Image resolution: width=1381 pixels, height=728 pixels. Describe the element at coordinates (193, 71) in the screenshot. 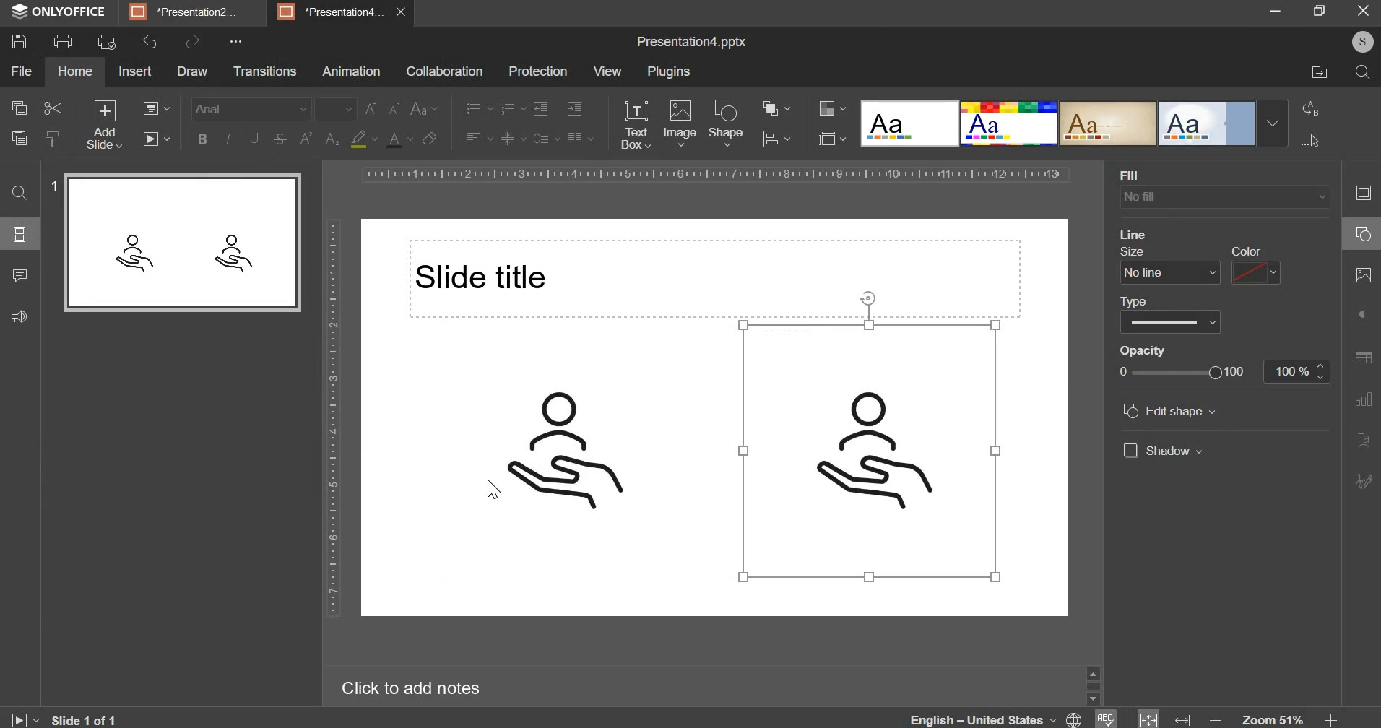

I see `draw` at that location.